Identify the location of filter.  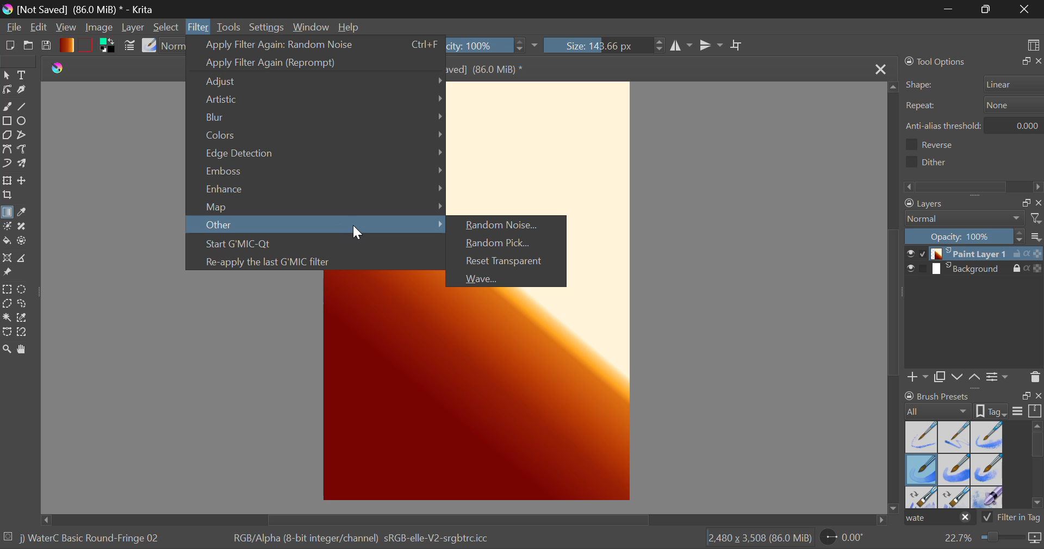
(1037, 218).